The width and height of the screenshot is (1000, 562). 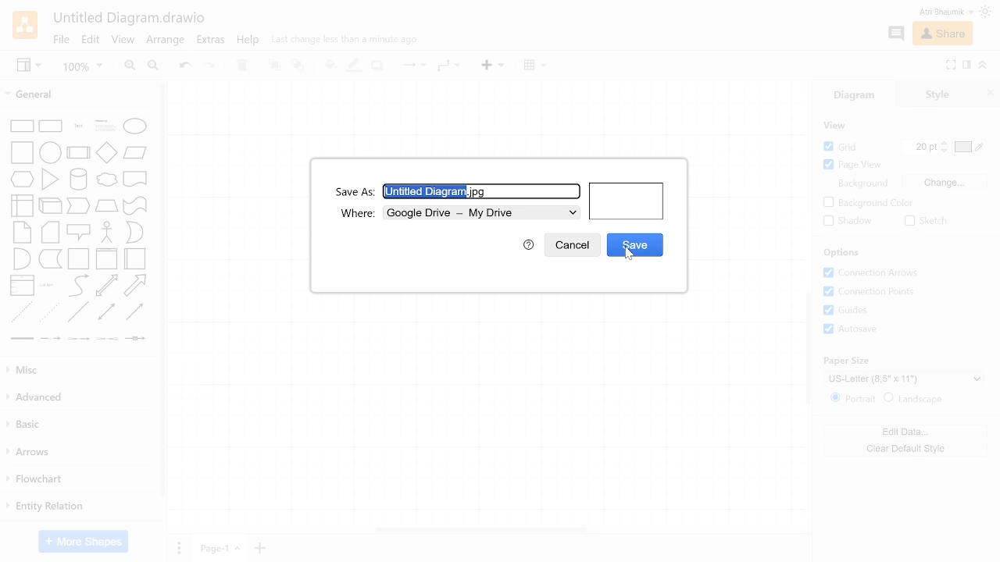 What do you see at coordinates (79, 397) in the screenshot?
I see `Advanced` at bounding box center [79, 397].